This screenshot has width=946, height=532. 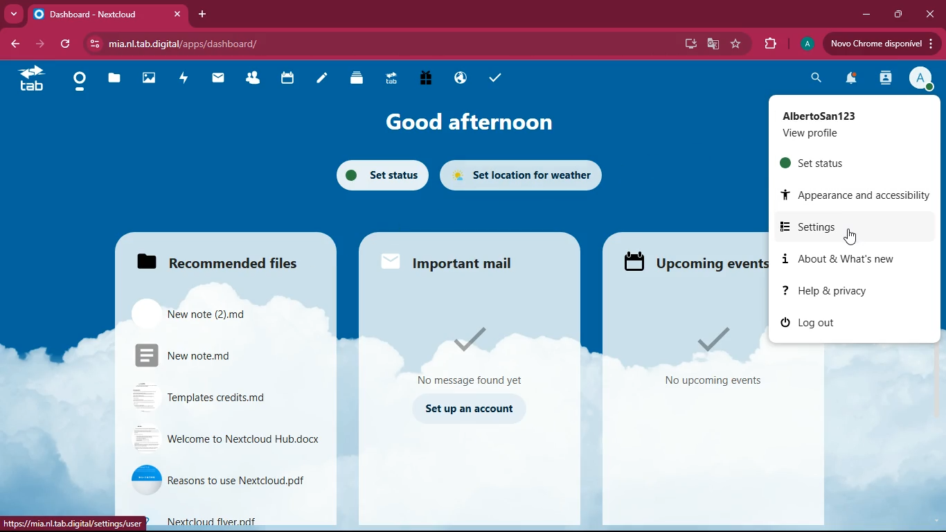 I want to click on file, so click(x=230, y=438).